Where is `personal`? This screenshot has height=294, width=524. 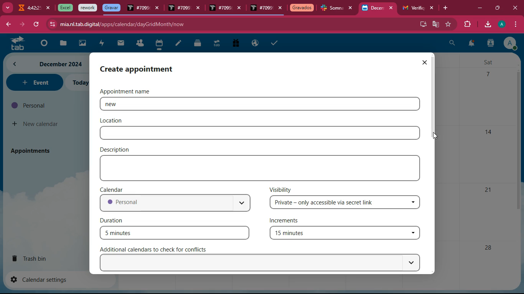
personal is located at coordinates (175, 204).